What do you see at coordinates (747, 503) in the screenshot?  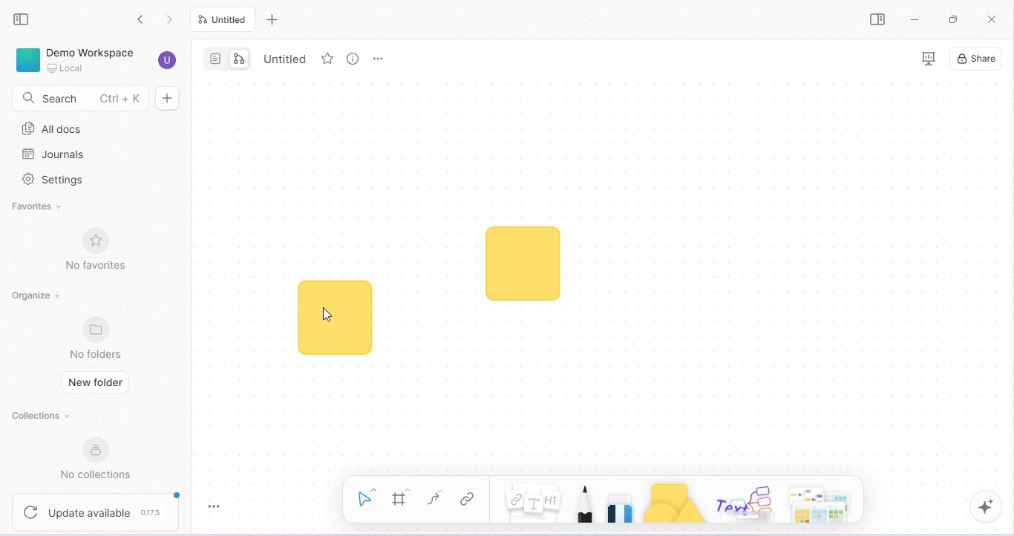 I see `others` at bounding box center [747, 503].